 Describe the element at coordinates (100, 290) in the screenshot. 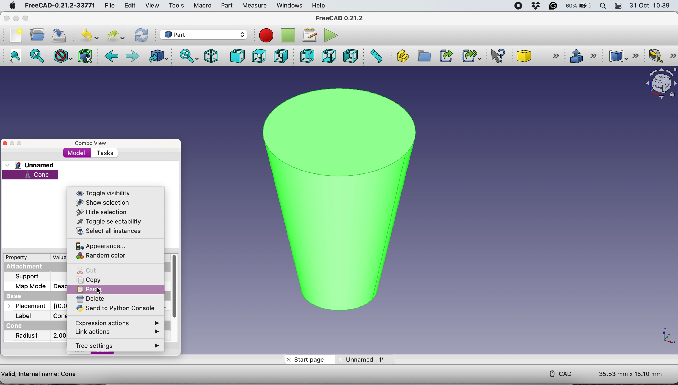

I see `cursor` at that location.